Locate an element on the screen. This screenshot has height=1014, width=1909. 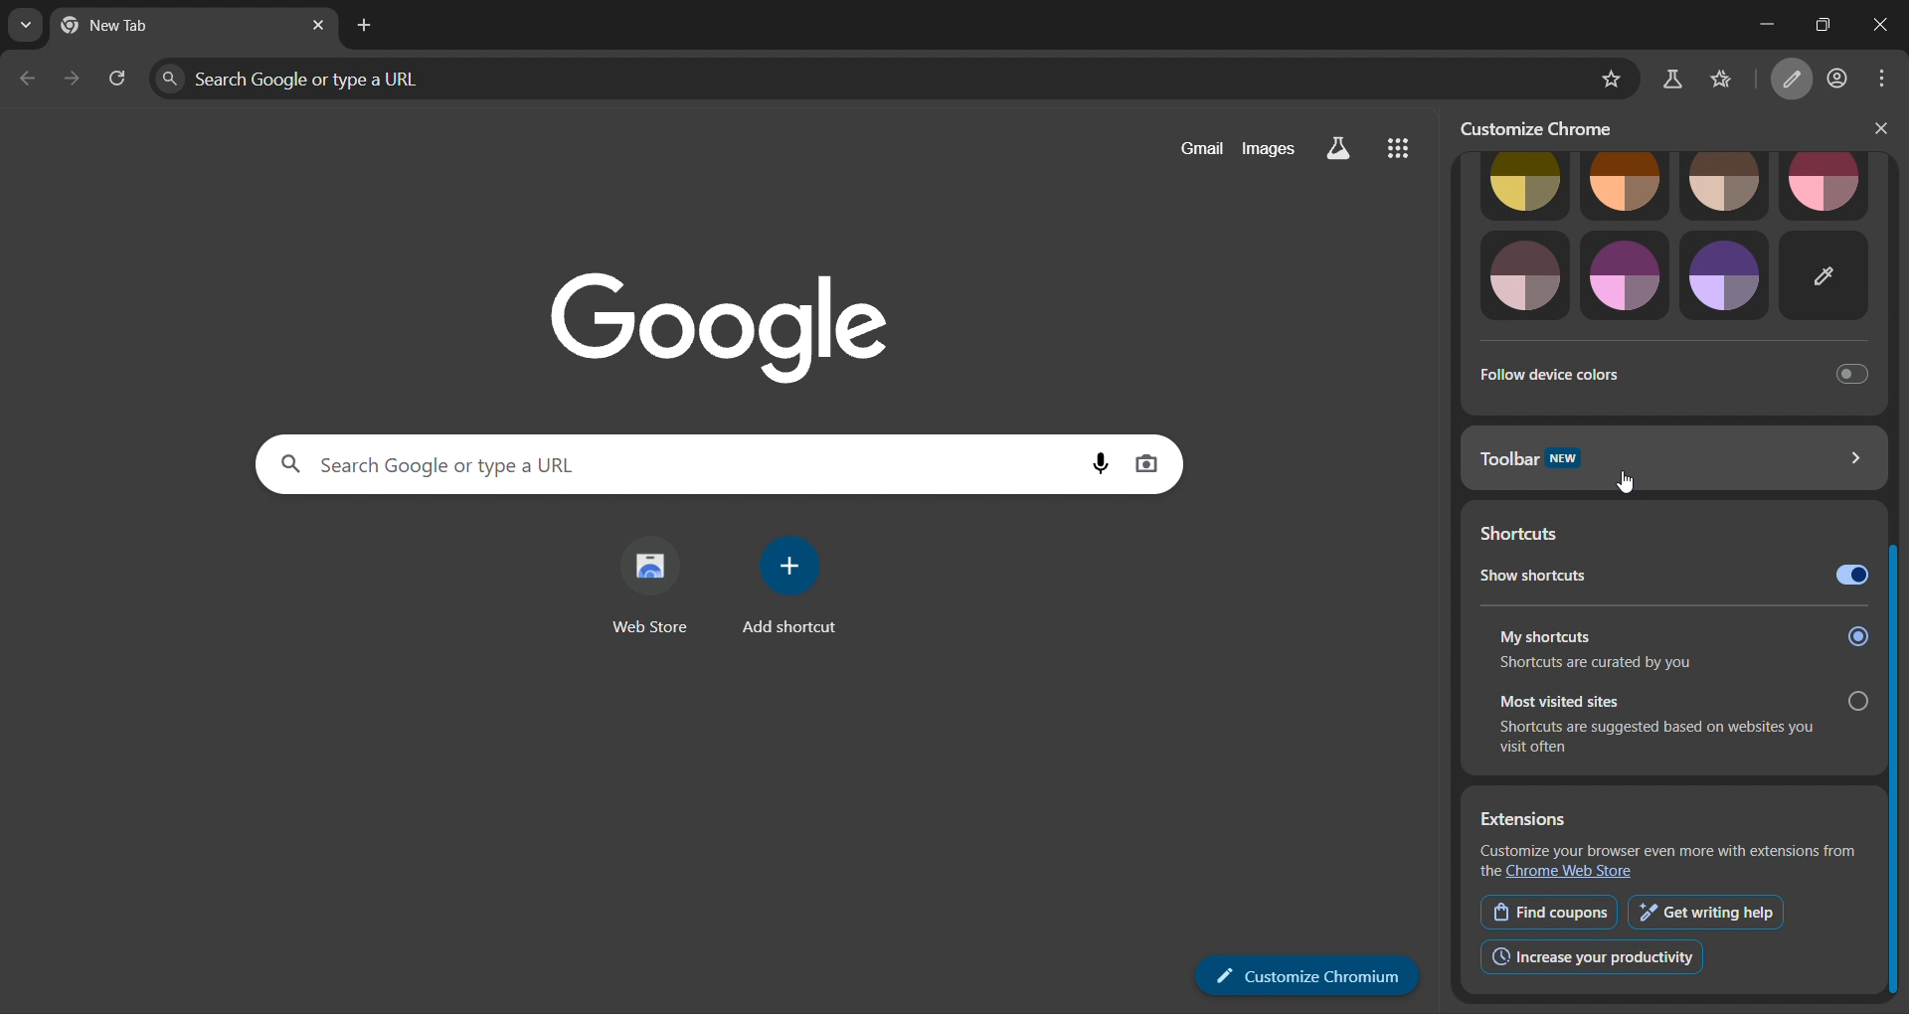
menu is located at coordinates (1889, 77).